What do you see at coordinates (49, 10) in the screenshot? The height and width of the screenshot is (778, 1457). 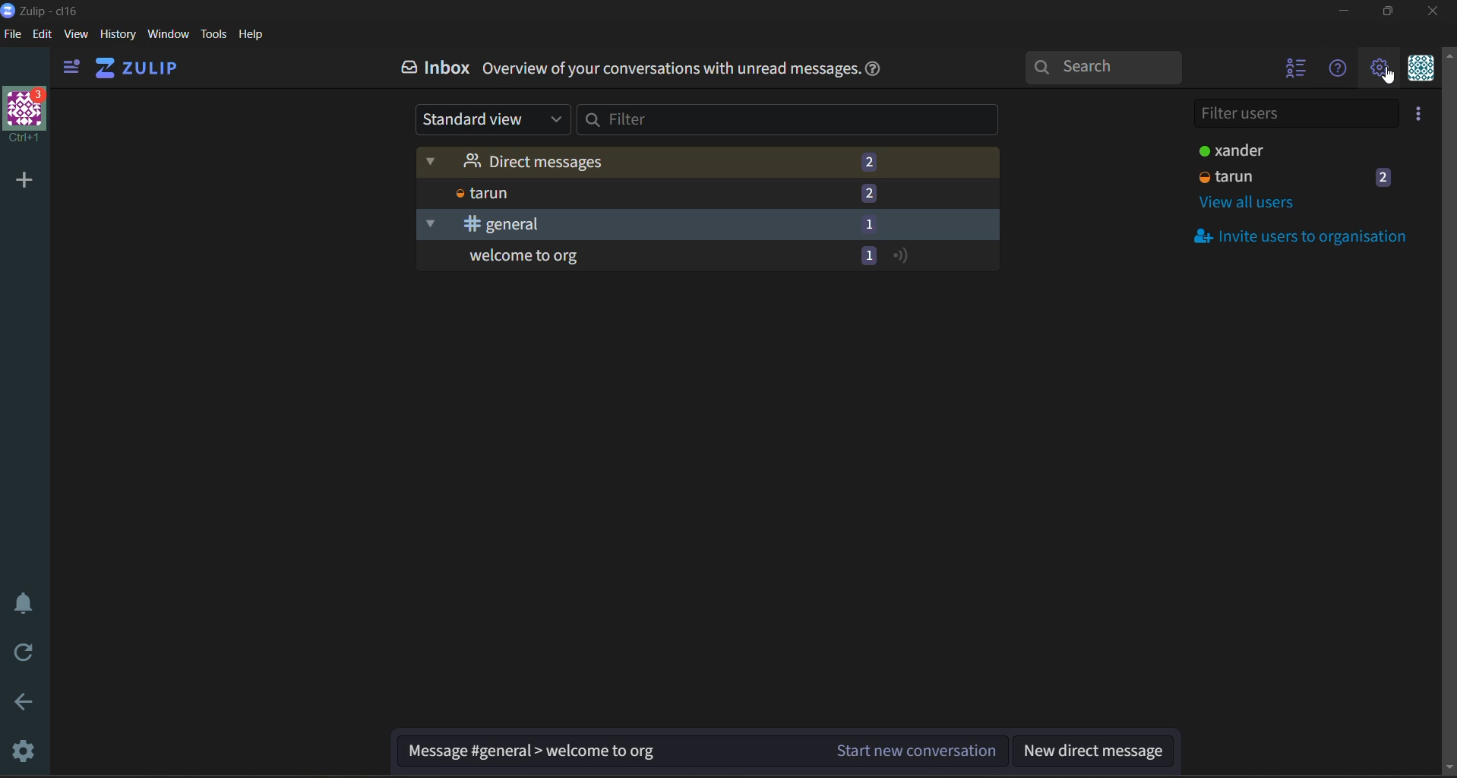 I see `organisation name and app name` at bounding box center [49, 10].